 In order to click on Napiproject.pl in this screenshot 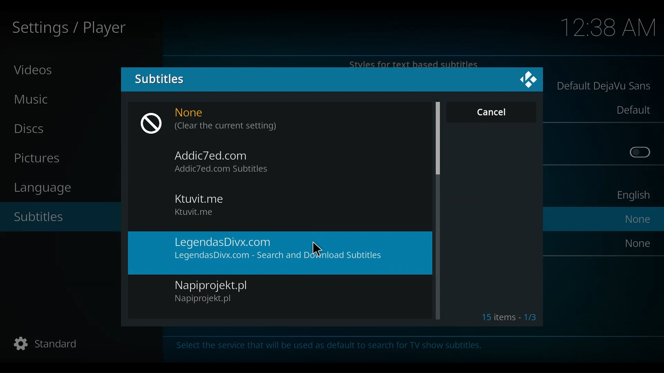, I will do `click(216, 285)`.